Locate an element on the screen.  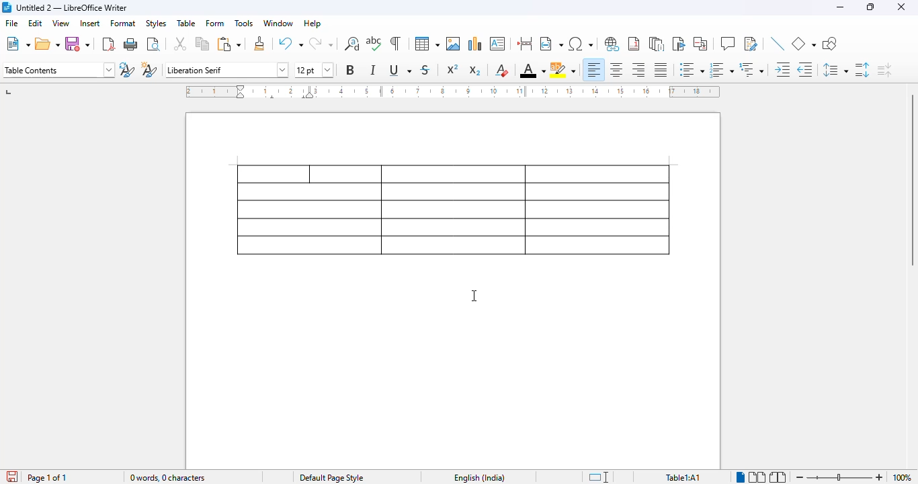
standard selection is located at coordinates (598, 477).